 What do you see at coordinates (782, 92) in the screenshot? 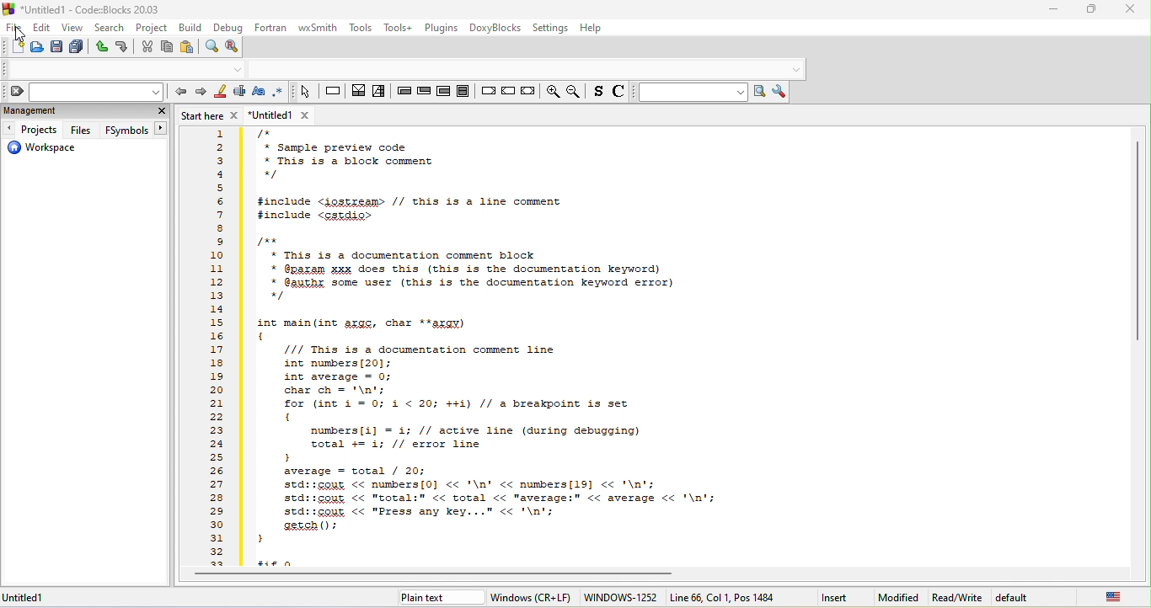
I see `show option window` at bounding box center [782, 92].